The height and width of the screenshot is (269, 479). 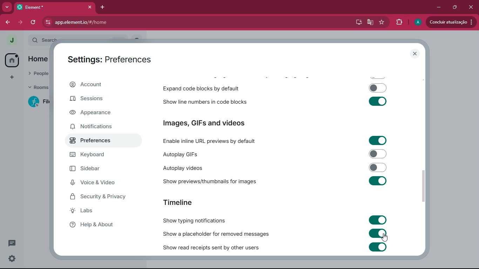 What do you see at coordinates (214, 124) in the screenshot?
I see `images, GIFs and videos` at bounding box center [214, 124].